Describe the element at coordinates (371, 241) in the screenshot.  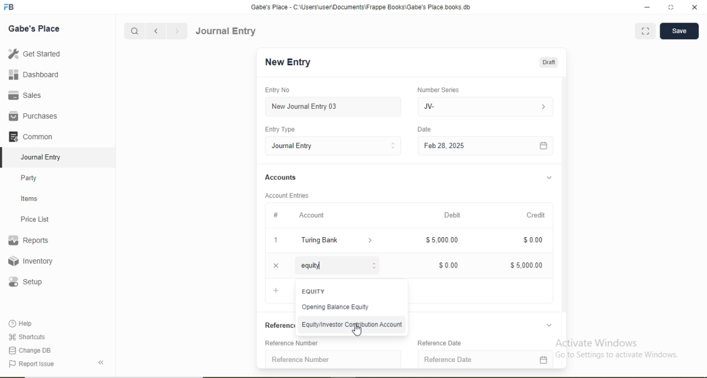
I see `Dropdown` at that location.